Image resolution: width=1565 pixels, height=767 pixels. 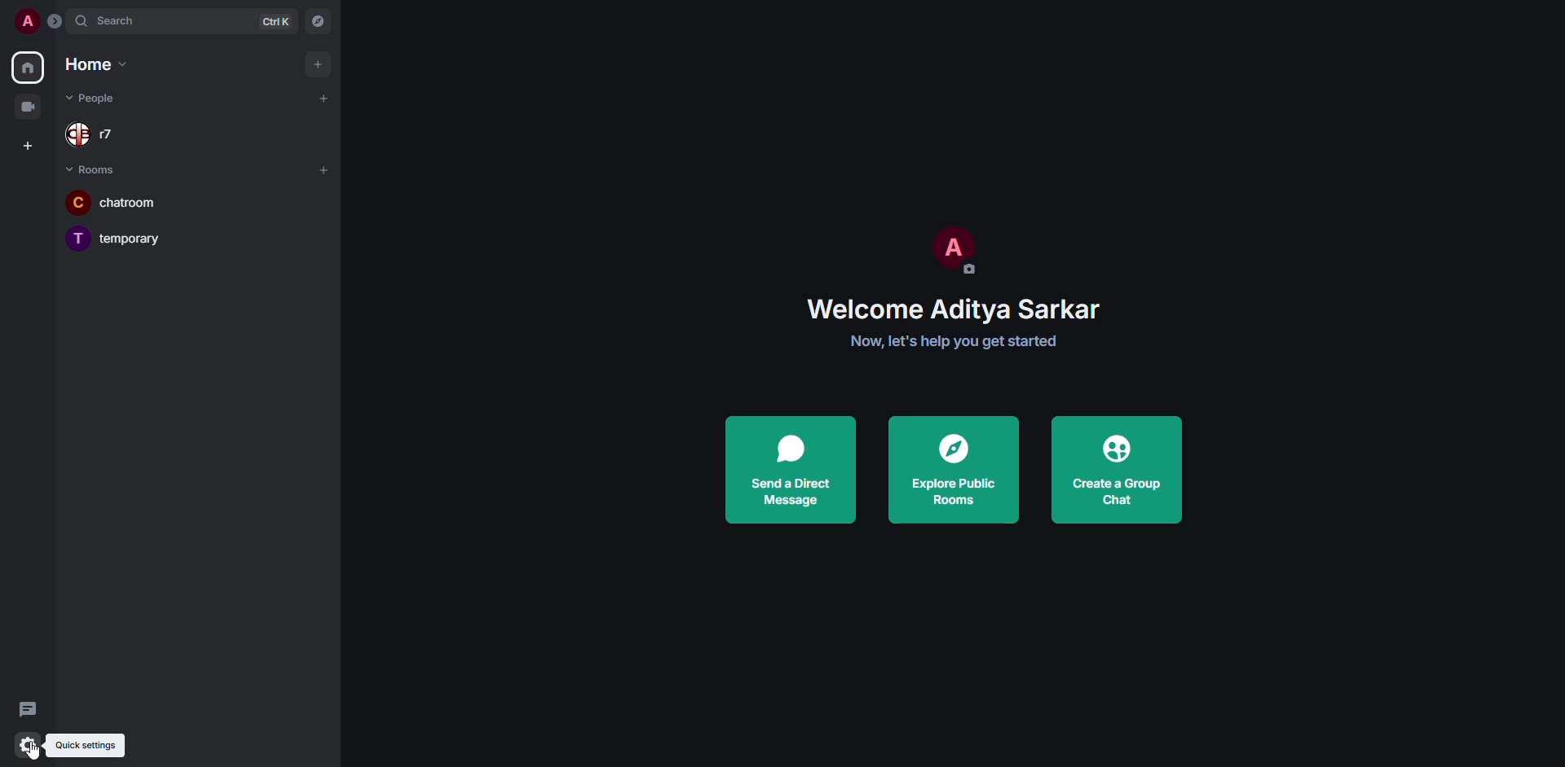 I want to click on welcome, so click(x=952, y=310).